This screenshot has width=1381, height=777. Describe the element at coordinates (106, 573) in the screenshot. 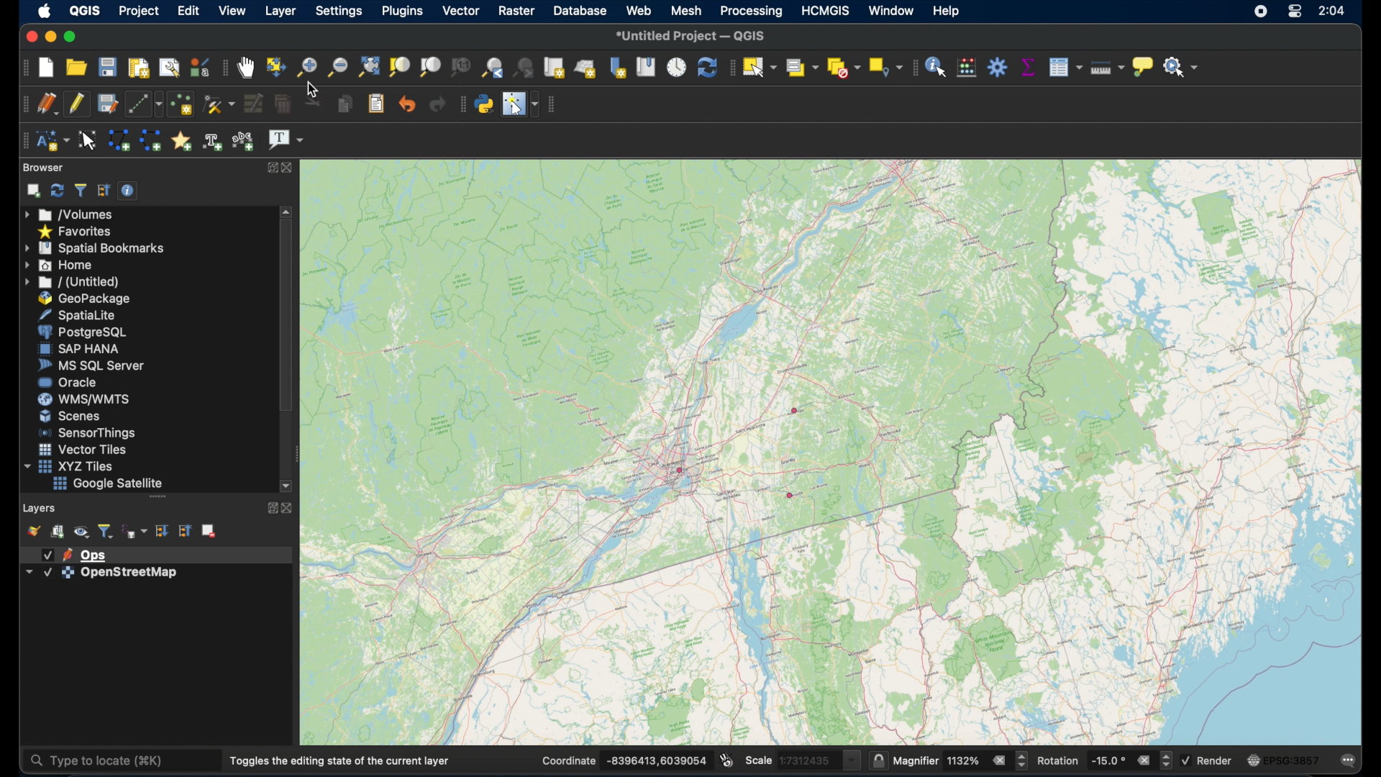

I see `layer` at that location.